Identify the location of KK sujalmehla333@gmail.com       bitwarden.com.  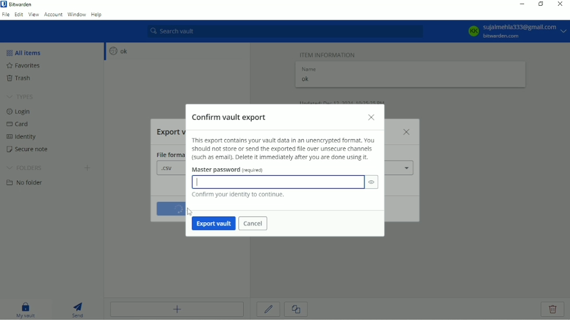
(516, 31).